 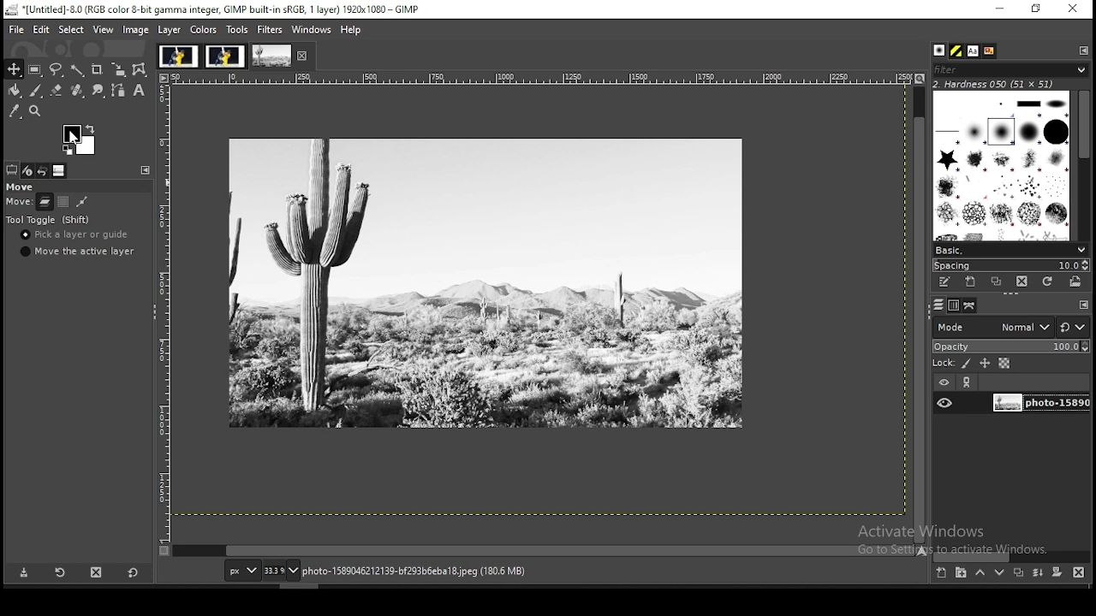 What do you see at coordinates (43, 29) in the screenshot?
I see `edit` at bounding box center [43, 29].